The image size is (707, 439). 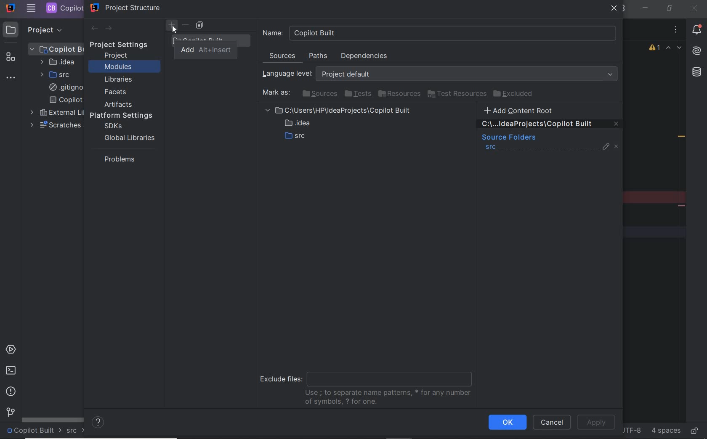 What do you see at coordinates (172, 25) in the screenshot?
I see `add` at bounding box center [172, 25].